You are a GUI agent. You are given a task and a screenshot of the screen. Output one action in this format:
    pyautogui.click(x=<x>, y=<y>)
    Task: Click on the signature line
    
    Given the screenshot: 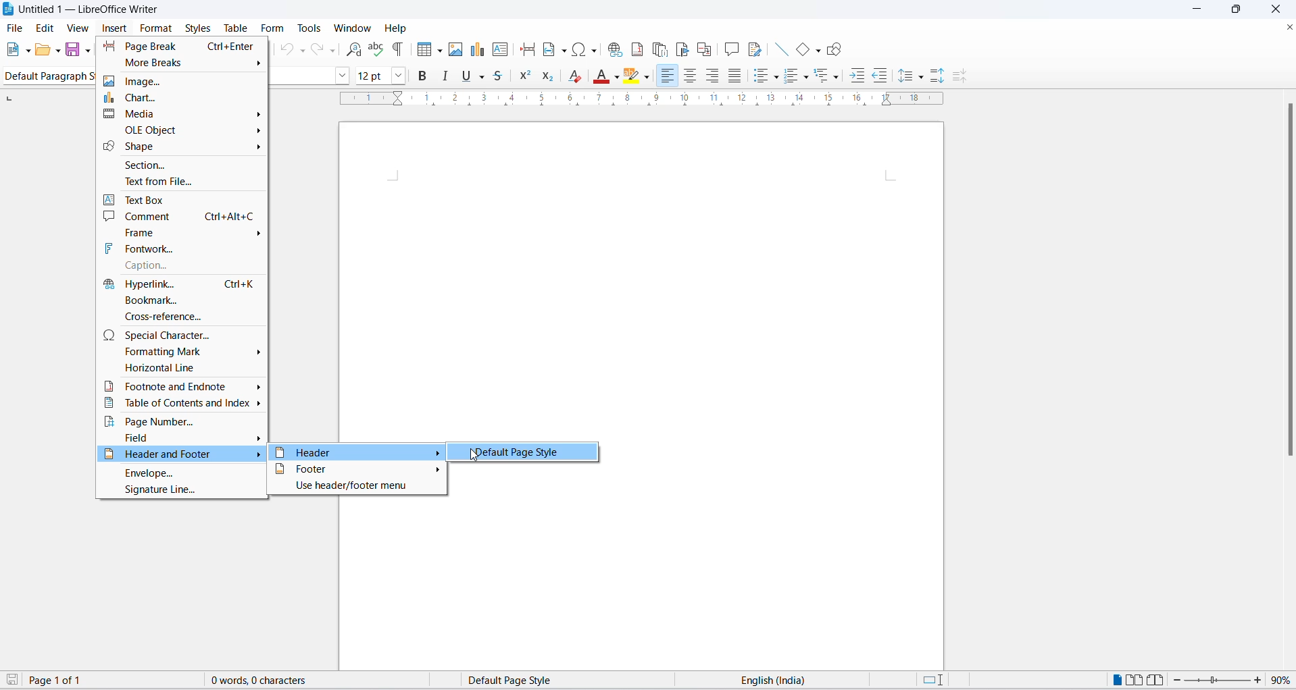 What is the action you would take?
    pyautogui.click(x=180, y=494)
    